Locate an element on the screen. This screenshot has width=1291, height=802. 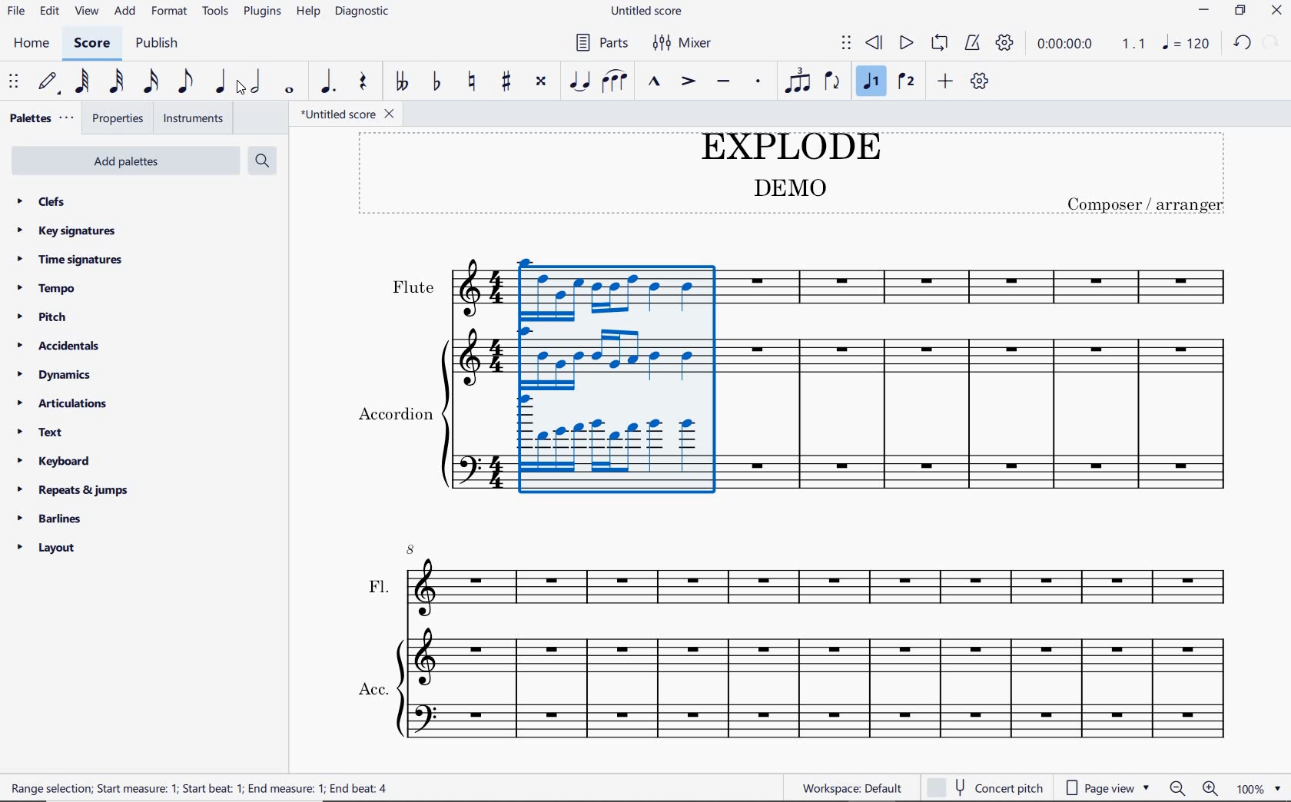
FL is located at coordinates (798, 545).